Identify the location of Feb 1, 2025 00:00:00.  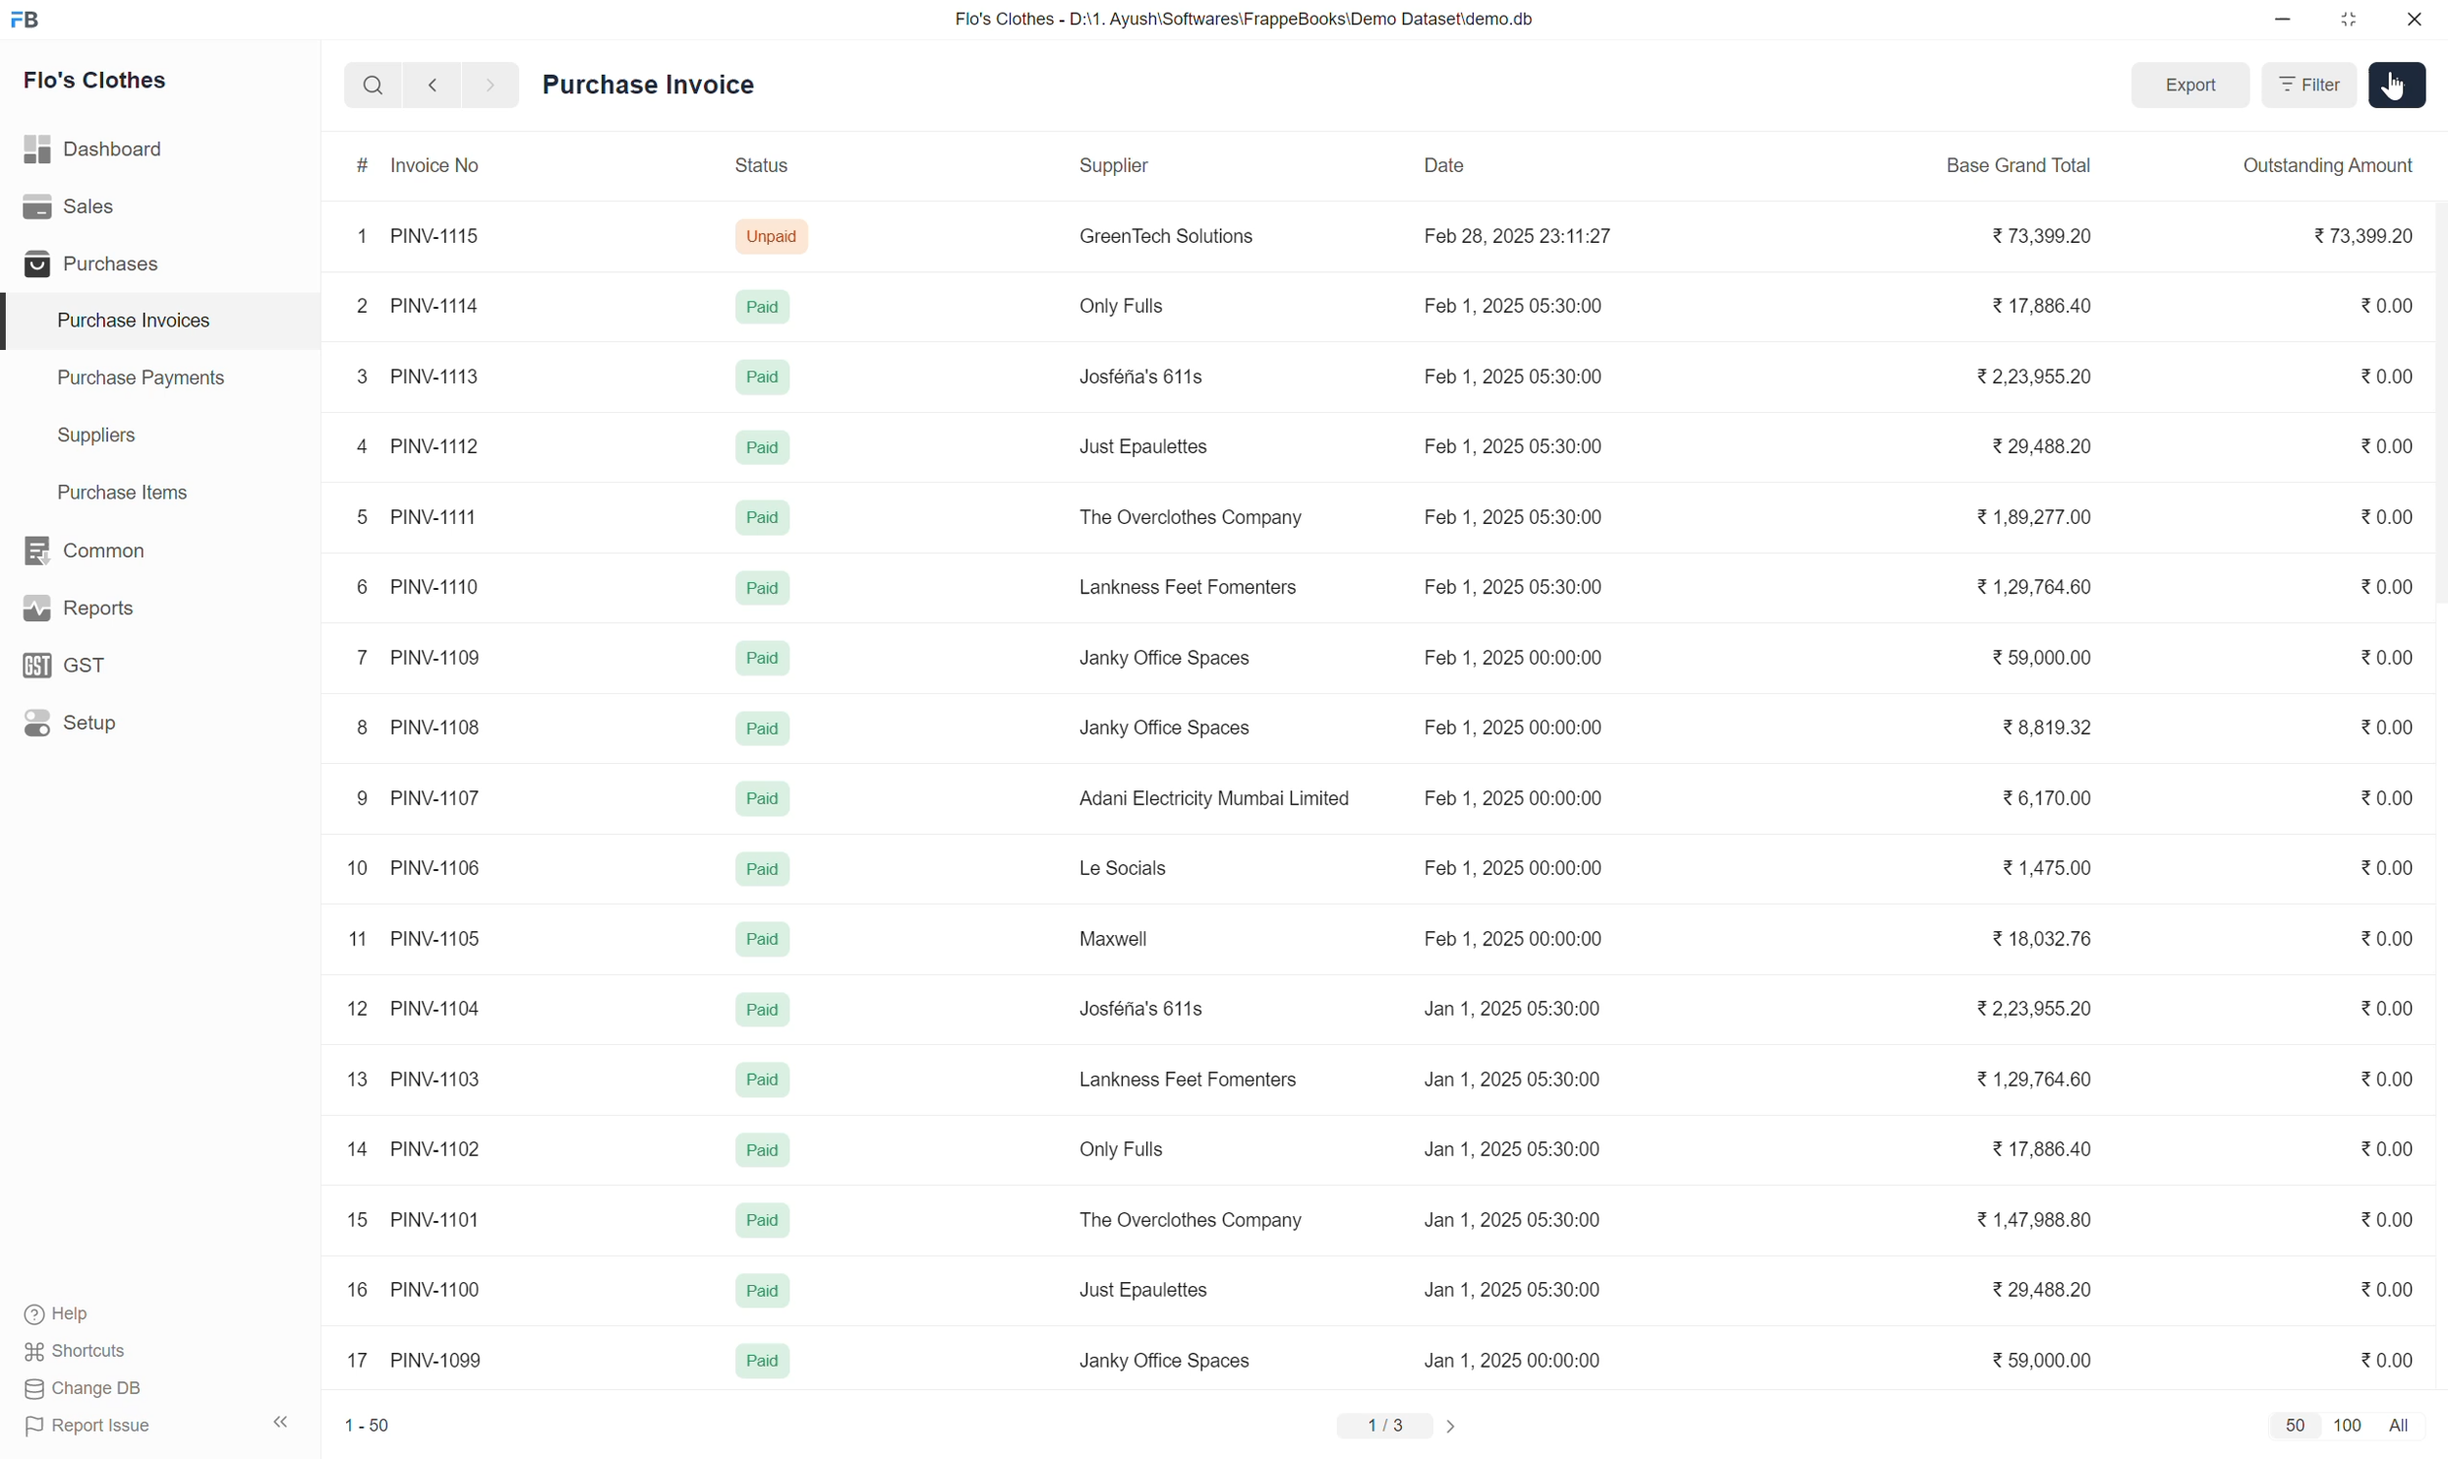
(1521, 728).